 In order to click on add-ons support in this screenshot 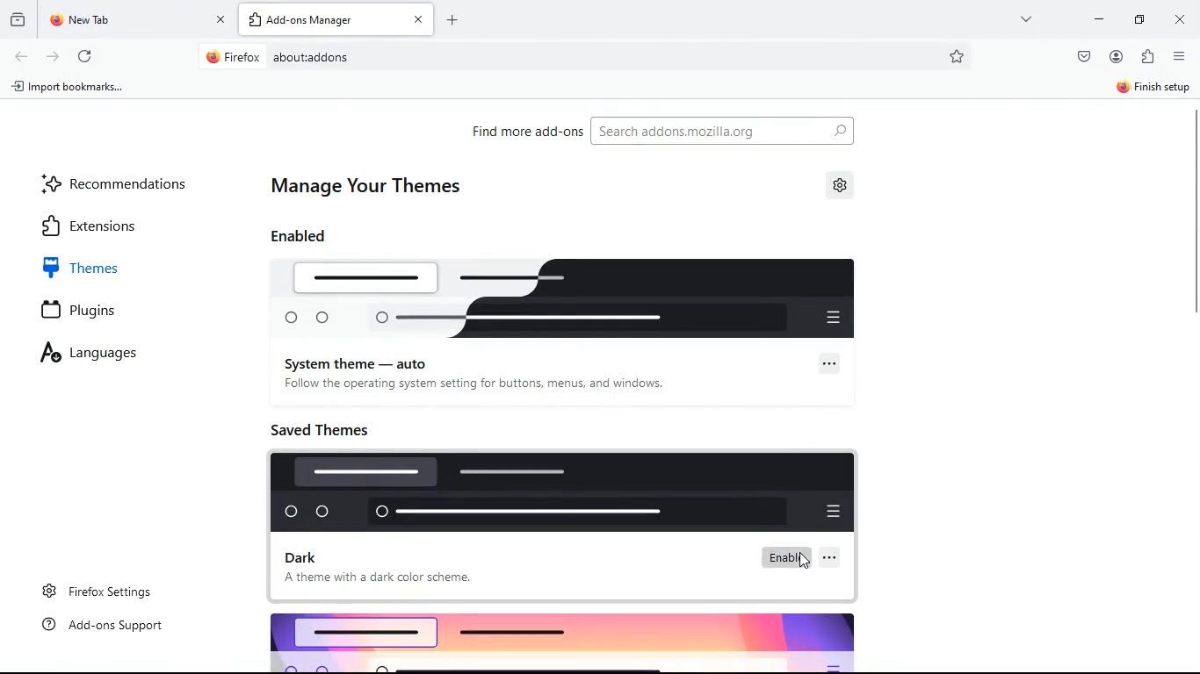, I will do `click(112, 627)`.